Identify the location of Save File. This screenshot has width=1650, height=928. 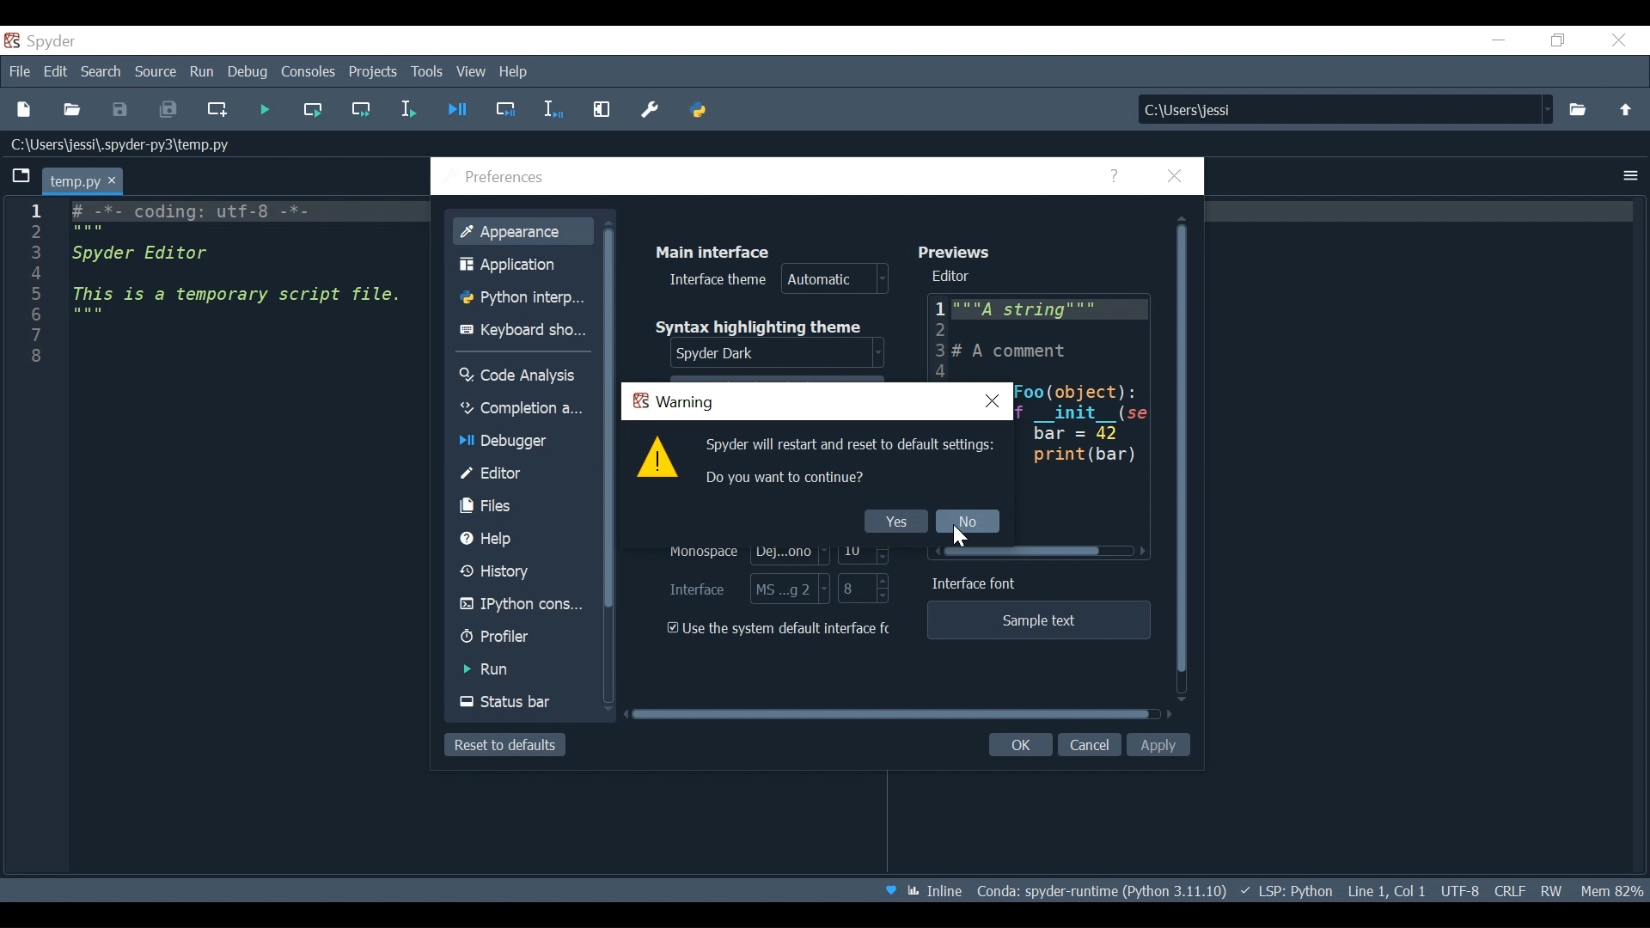
(120, 109).